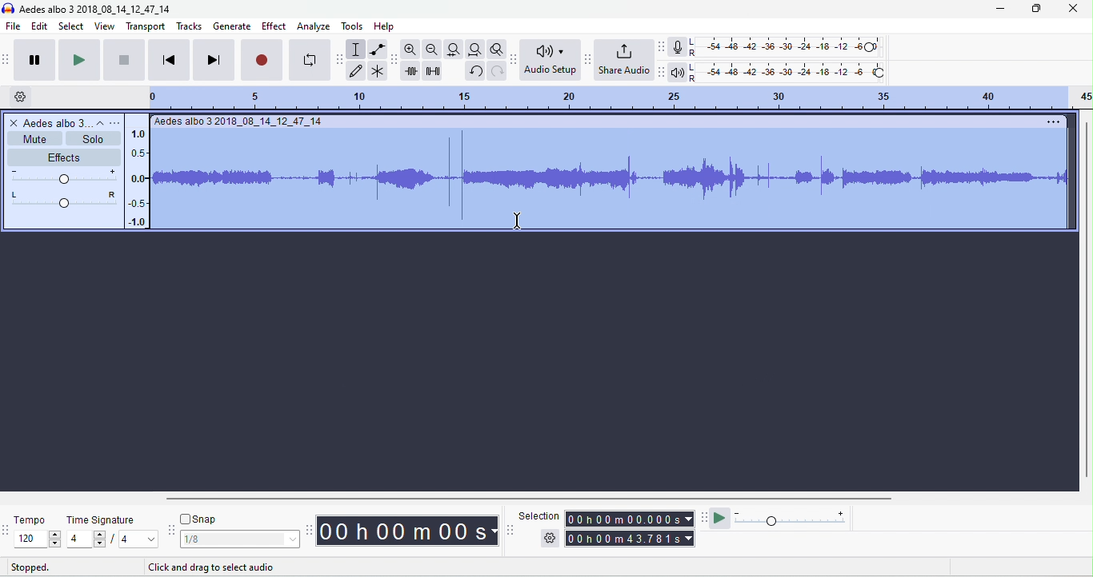  Describe the element at coordinates (588, 59) in the screenshot. I see `share audio toolbar` at that location.